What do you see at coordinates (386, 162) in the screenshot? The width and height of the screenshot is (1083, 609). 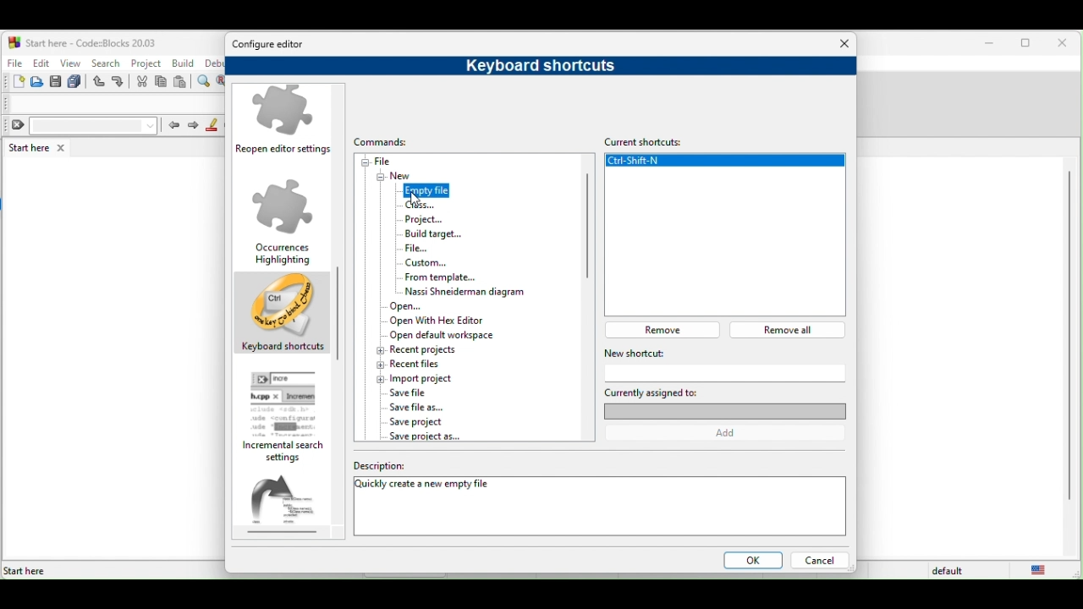 I see `file` at bounding box center [386, 162].